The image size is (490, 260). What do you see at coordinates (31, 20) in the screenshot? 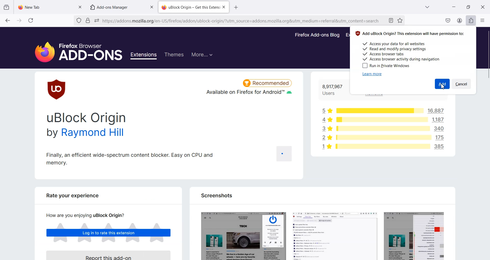
I see `Refresh` at bounding box center [31, 20].